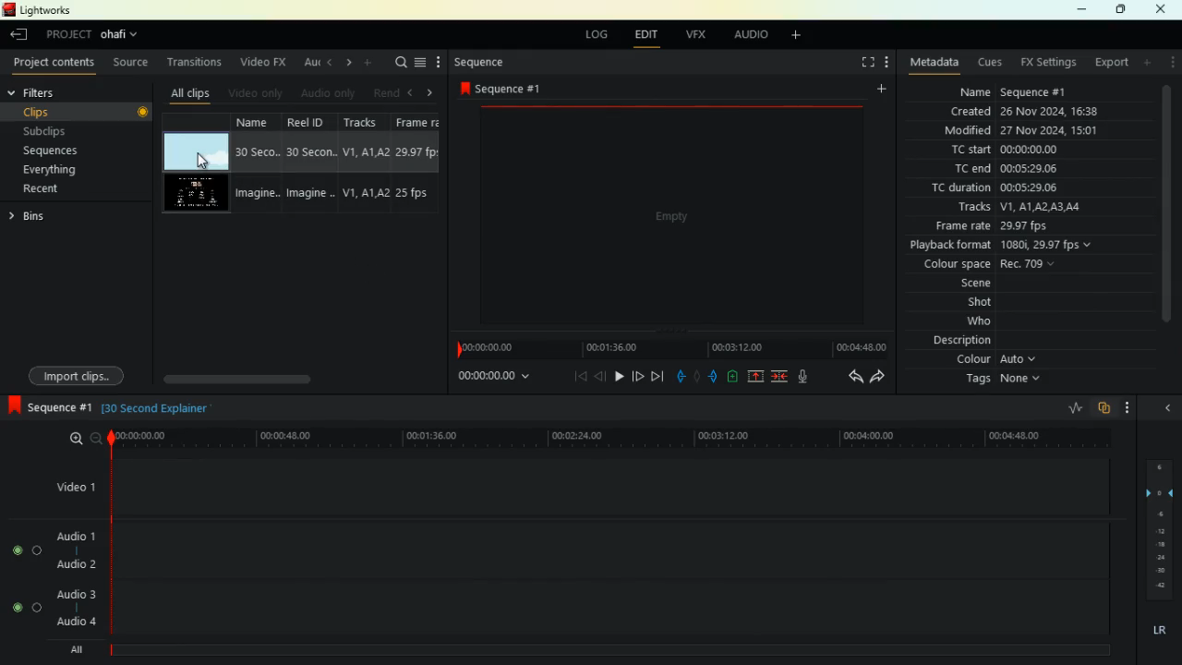 This screenshot has height=665, width=1182. I want to click on name, so click(1010, 93).